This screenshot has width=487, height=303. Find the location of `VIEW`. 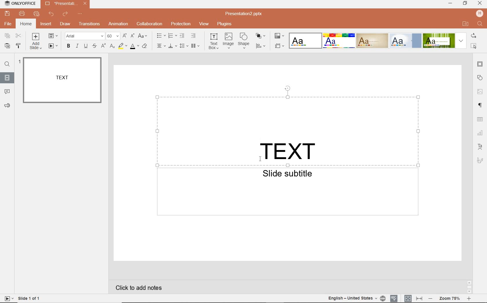

VIEW is located at coordinates (204, 24).